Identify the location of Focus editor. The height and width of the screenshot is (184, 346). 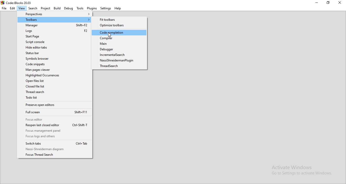
(54, 119).